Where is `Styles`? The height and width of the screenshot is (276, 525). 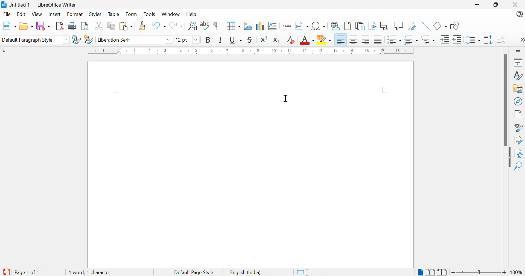 Styles is located at coordinates (519, 76).